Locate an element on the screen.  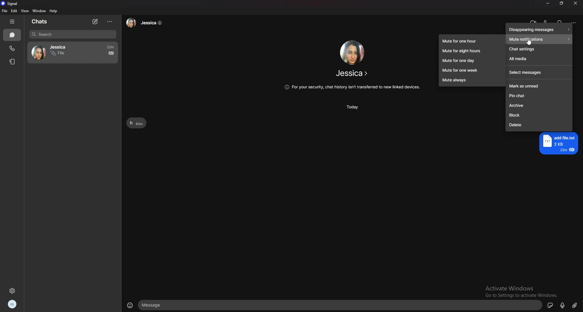
mute always is located at coordinates (472, 80).